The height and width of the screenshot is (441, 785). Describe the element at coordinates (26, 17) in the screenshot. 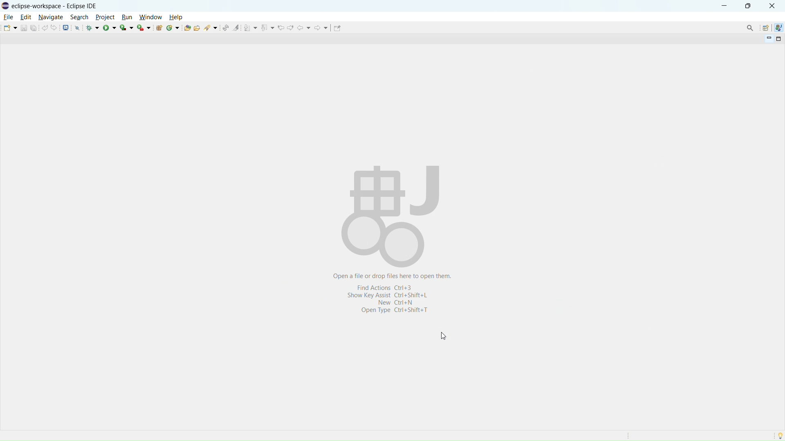

I see `edit` at that location.